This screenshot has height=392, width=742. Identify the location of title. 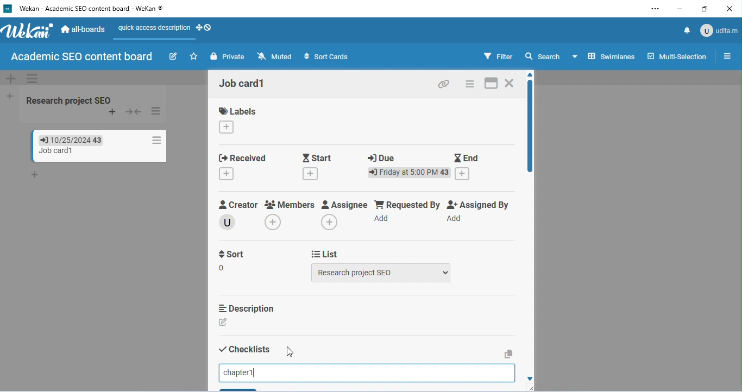
(87, 9).